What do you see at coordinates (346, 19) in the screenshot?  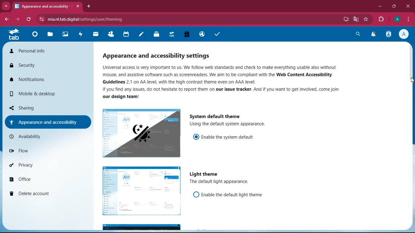 I see `desktop` at bounding box center [346, 19].